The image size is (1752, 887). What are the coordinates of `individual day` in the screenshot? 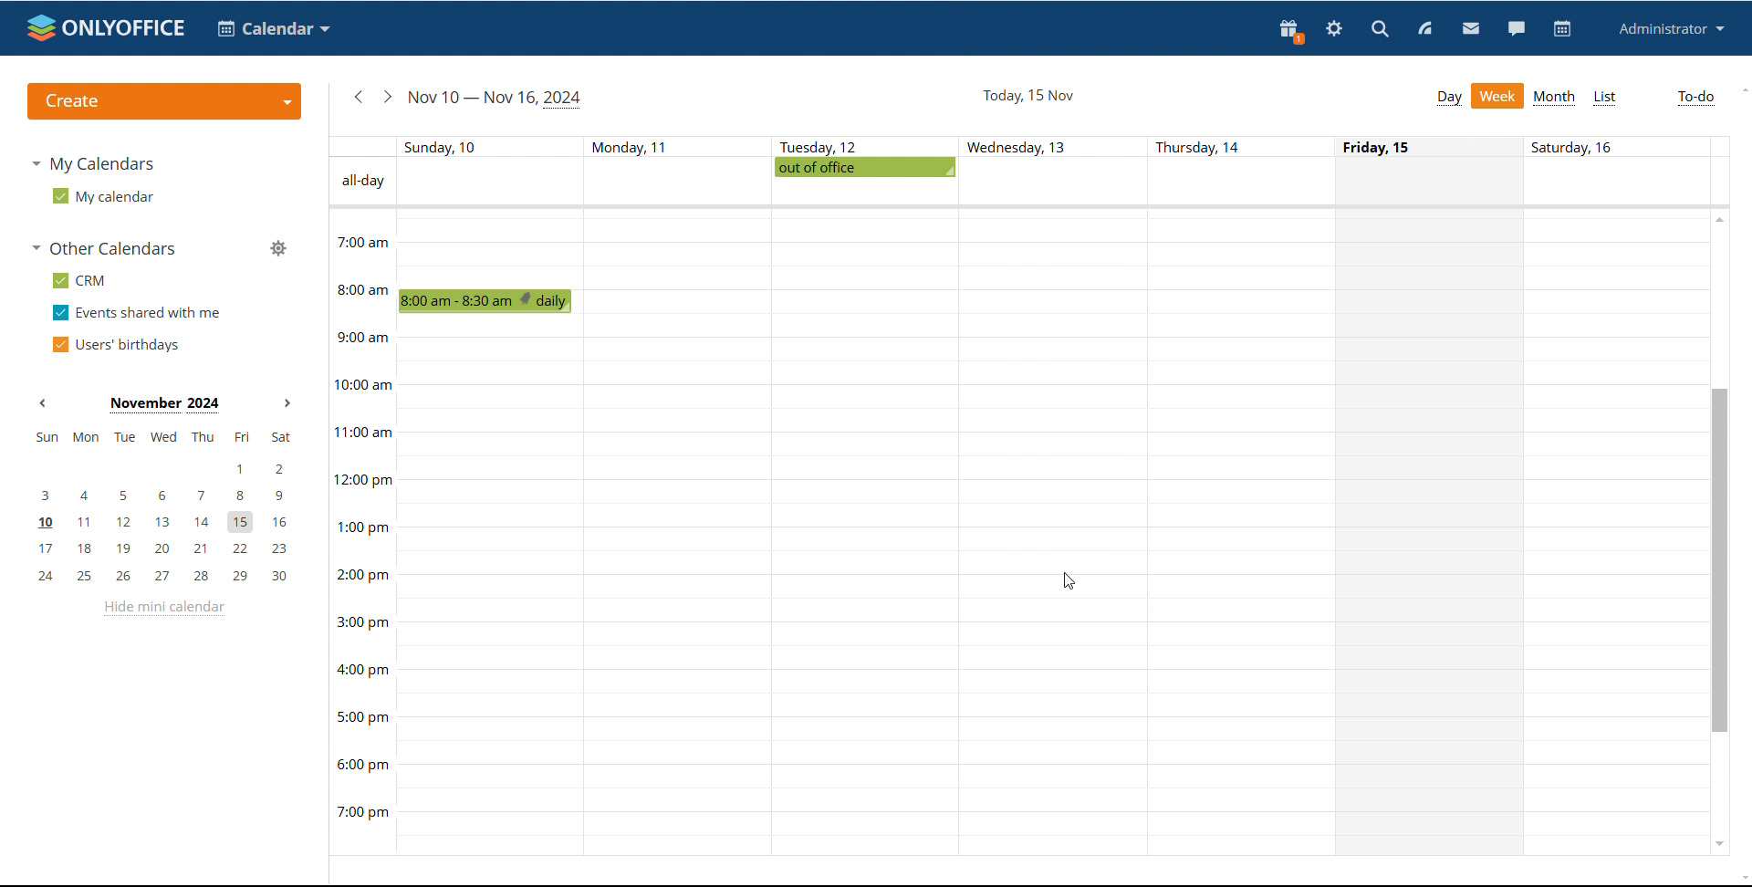 It's located at (452, 146).